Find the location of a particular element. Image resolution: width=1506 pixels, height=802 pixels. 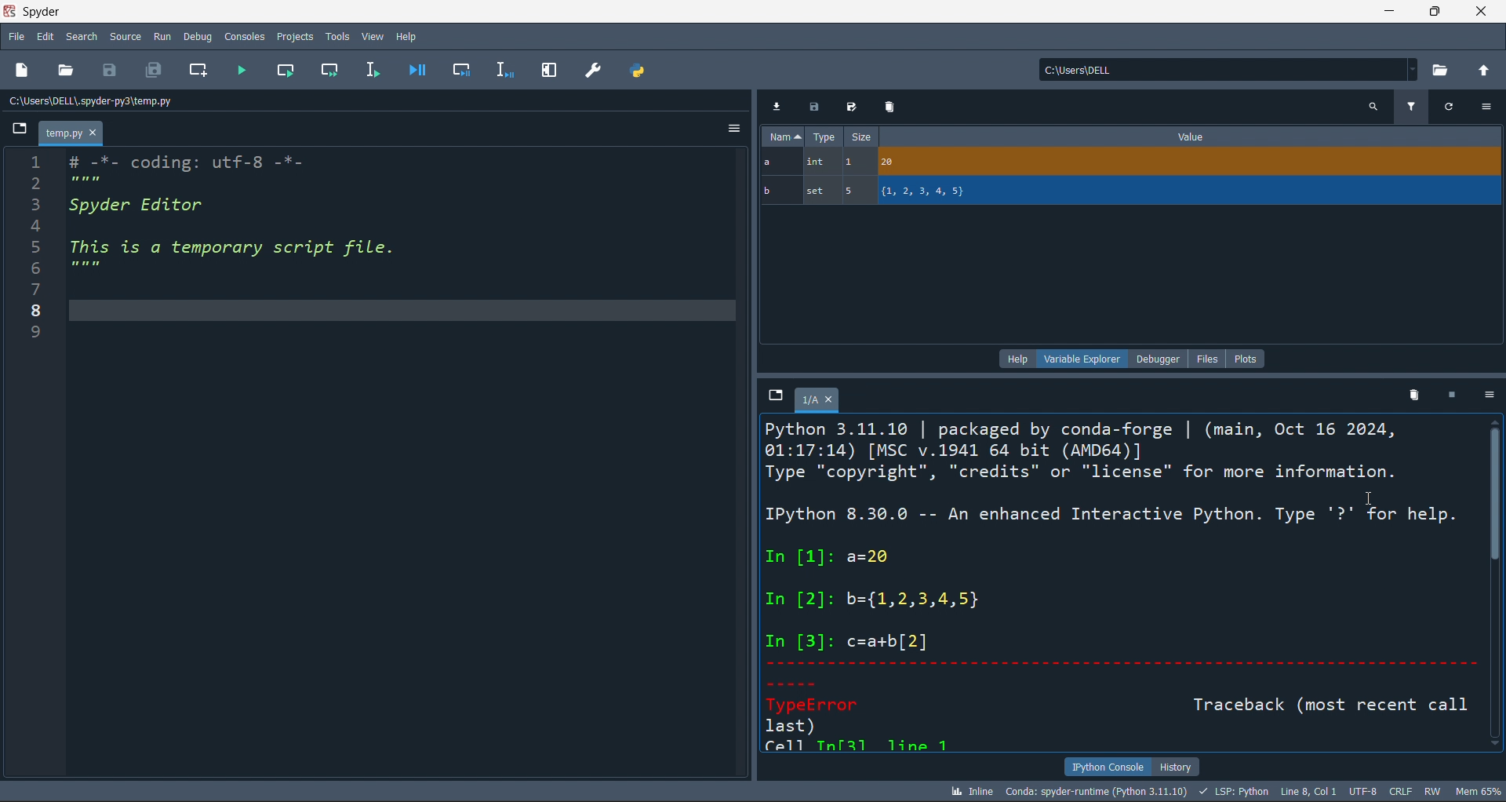

run cell is located at coordinates (333, 71).